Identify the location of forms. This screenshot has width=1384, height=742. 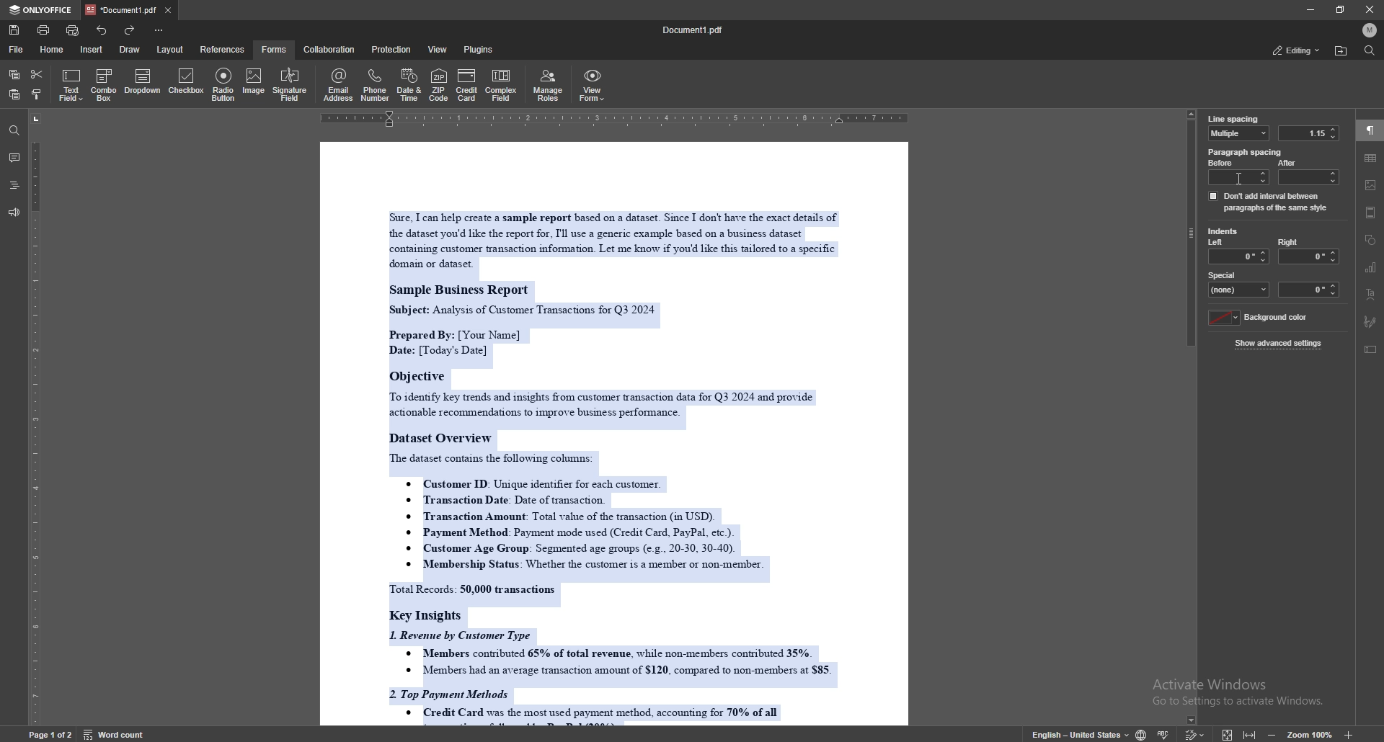
(275, 49).